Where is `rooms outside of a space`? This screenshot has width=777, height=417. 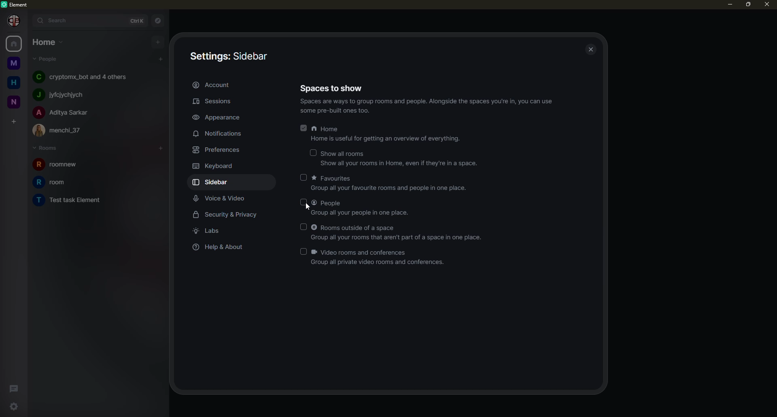
rooms outside of a space is located at coordinates (399, 232).